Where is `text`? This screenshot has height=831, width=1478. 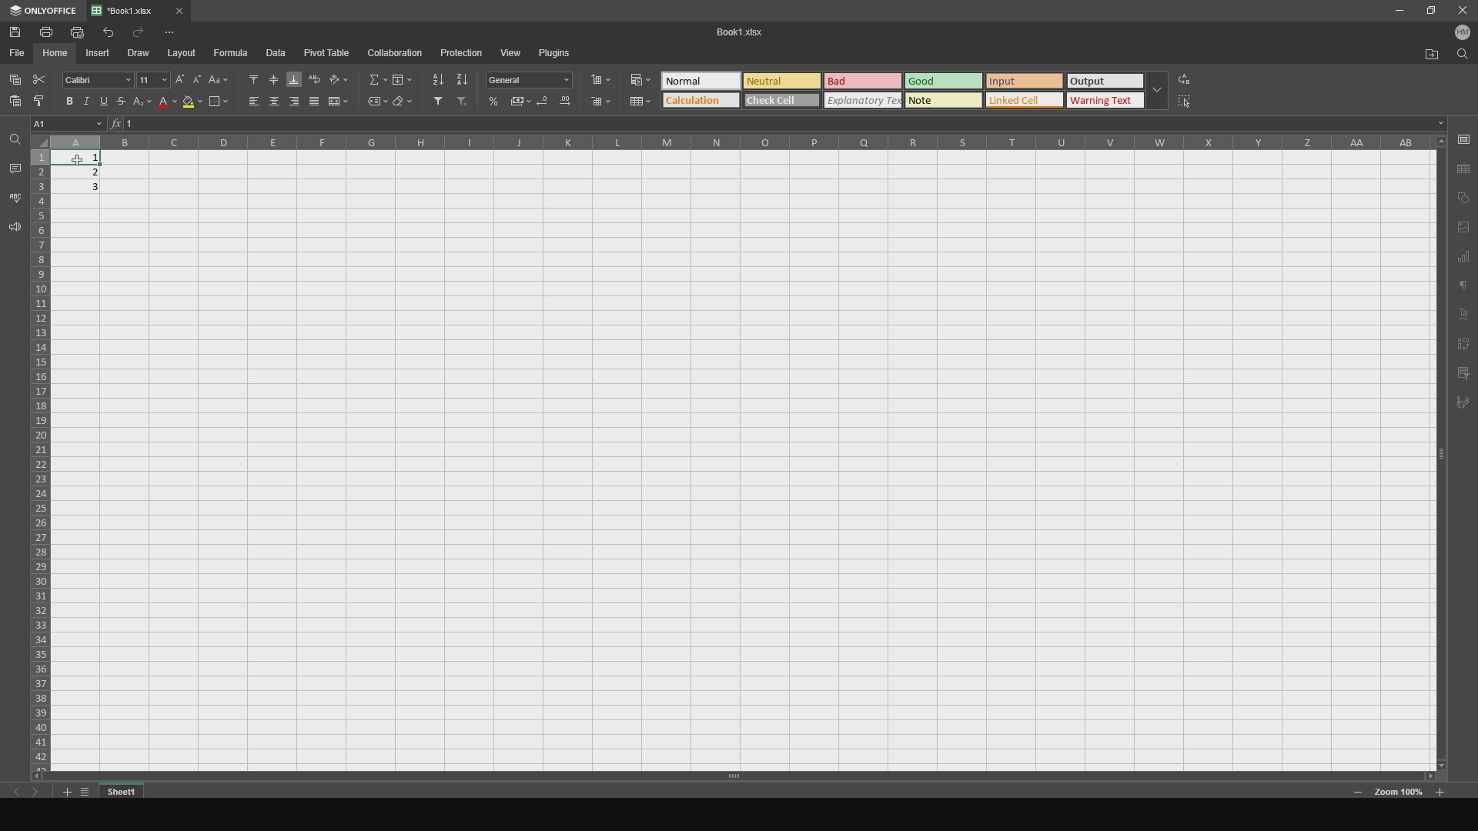 text is located at coordinates (1463, 288).